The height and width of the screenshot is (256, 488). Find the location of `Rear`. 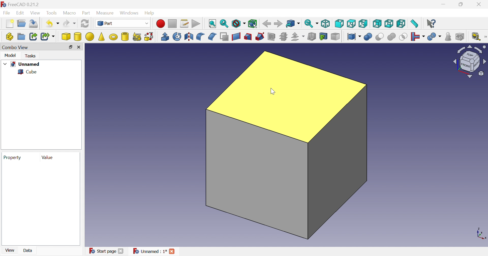

Rear is located at coordinates (378, 24).